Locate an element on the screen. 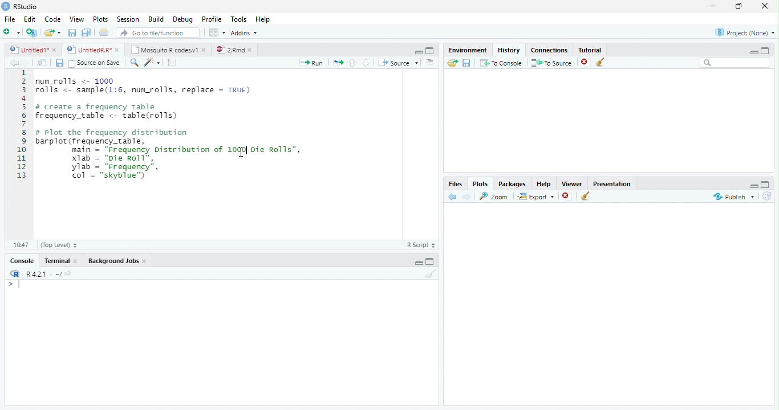 This screenshot has height=410, width=779. Previous Source Location is located at coordinates (13, 63).